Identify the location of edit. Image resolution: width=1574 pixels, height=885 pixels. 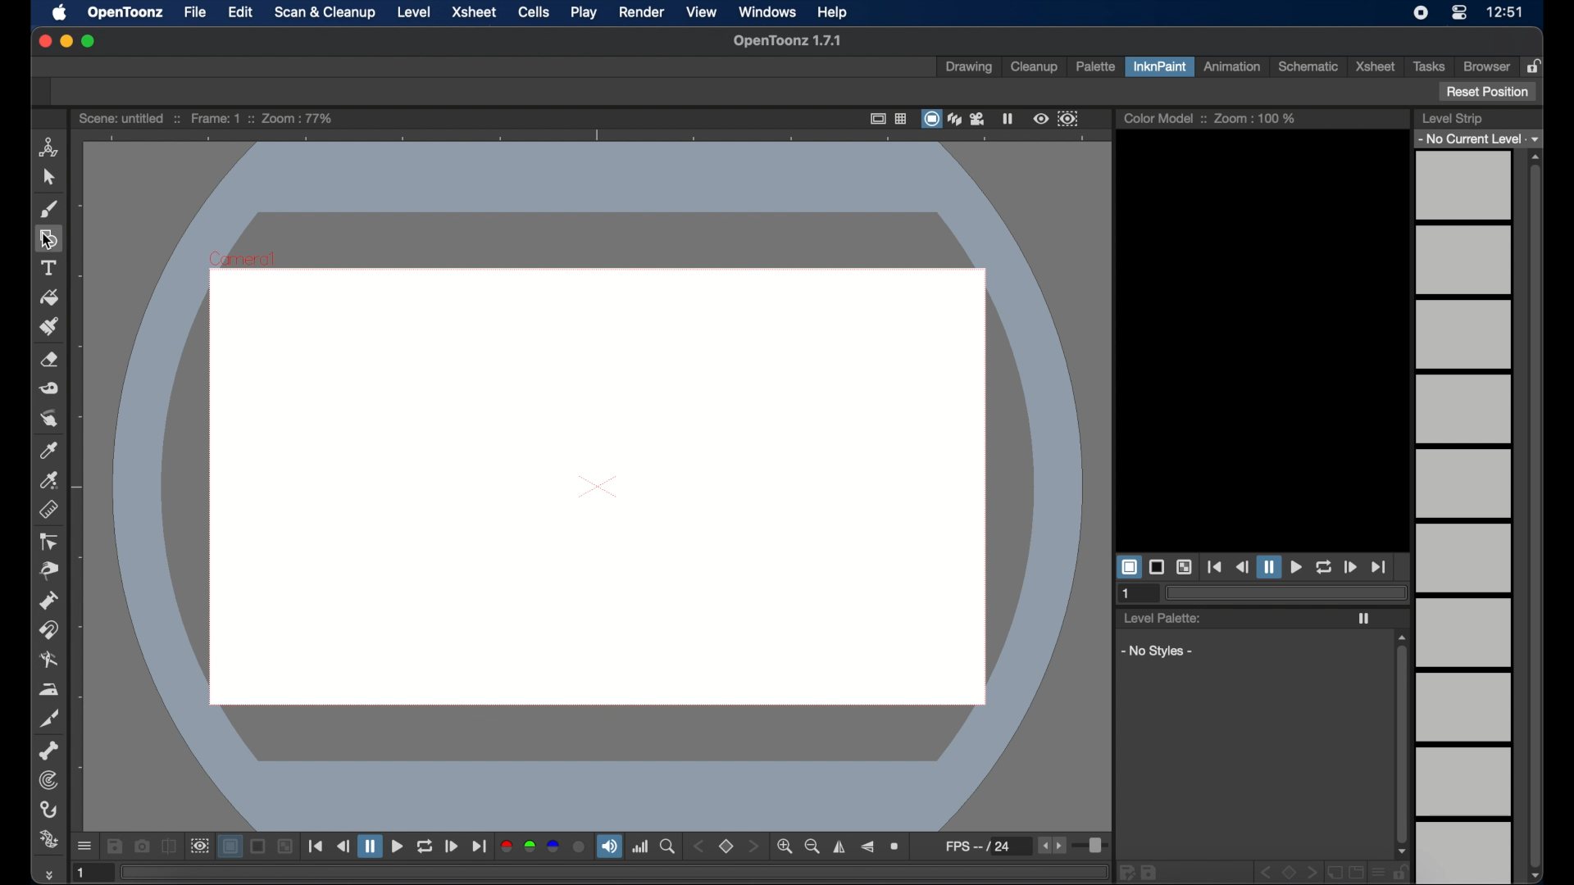
(241, 11).